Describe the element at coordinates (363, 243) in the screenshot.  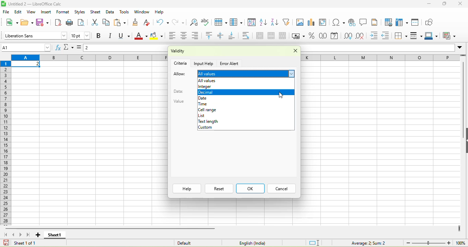
I see `formula` at that location.